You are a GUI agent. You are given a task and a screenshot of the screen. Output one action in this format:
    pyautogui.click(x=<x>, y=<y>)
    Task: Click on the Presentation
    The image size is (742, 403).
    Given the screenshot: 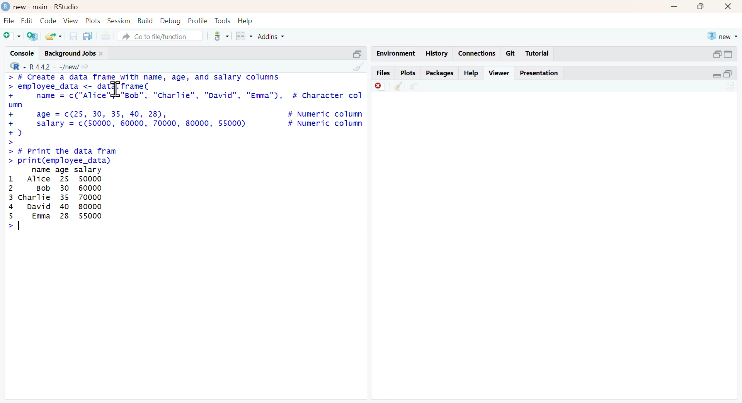 What is the action you would take?
    pyautogui.click(x=539, y=73)
    